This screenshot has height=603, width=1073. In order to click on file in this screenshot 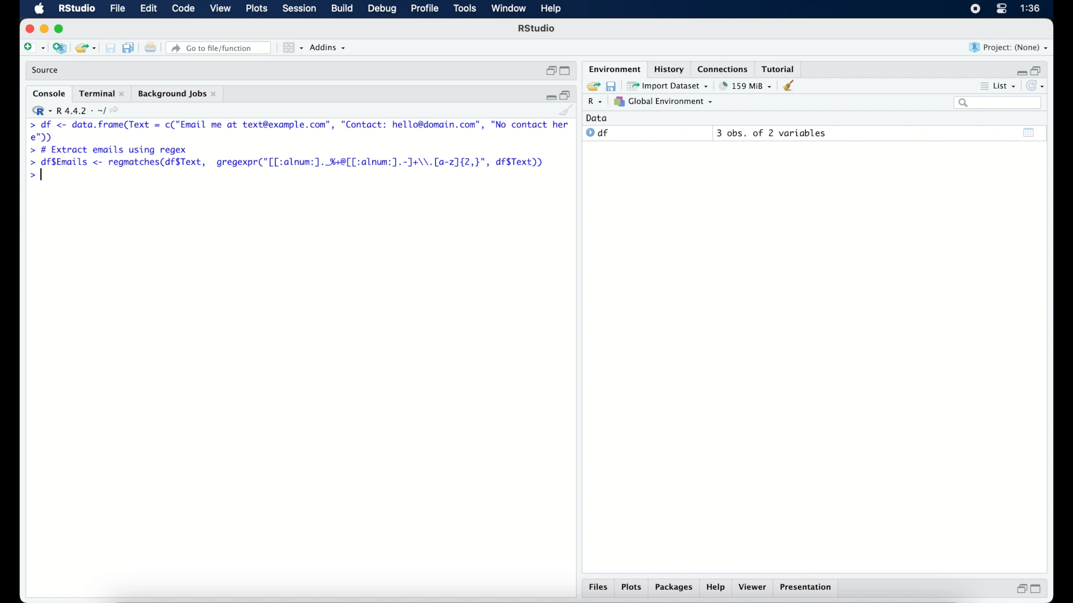, I will do `click(118, 9)`.